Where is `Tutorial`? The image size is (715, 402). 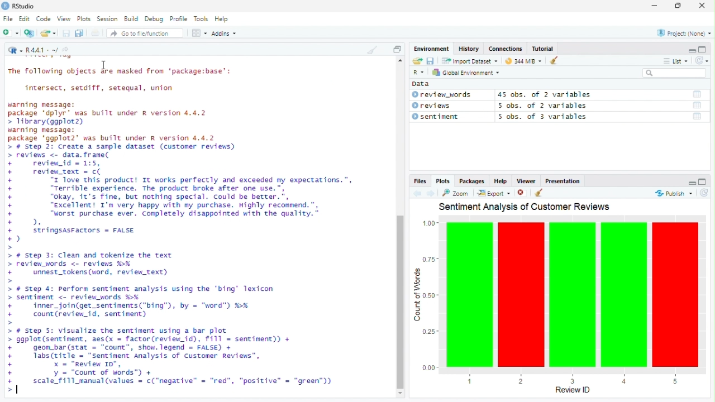
Tutorial is located at coordinates (543, 49).